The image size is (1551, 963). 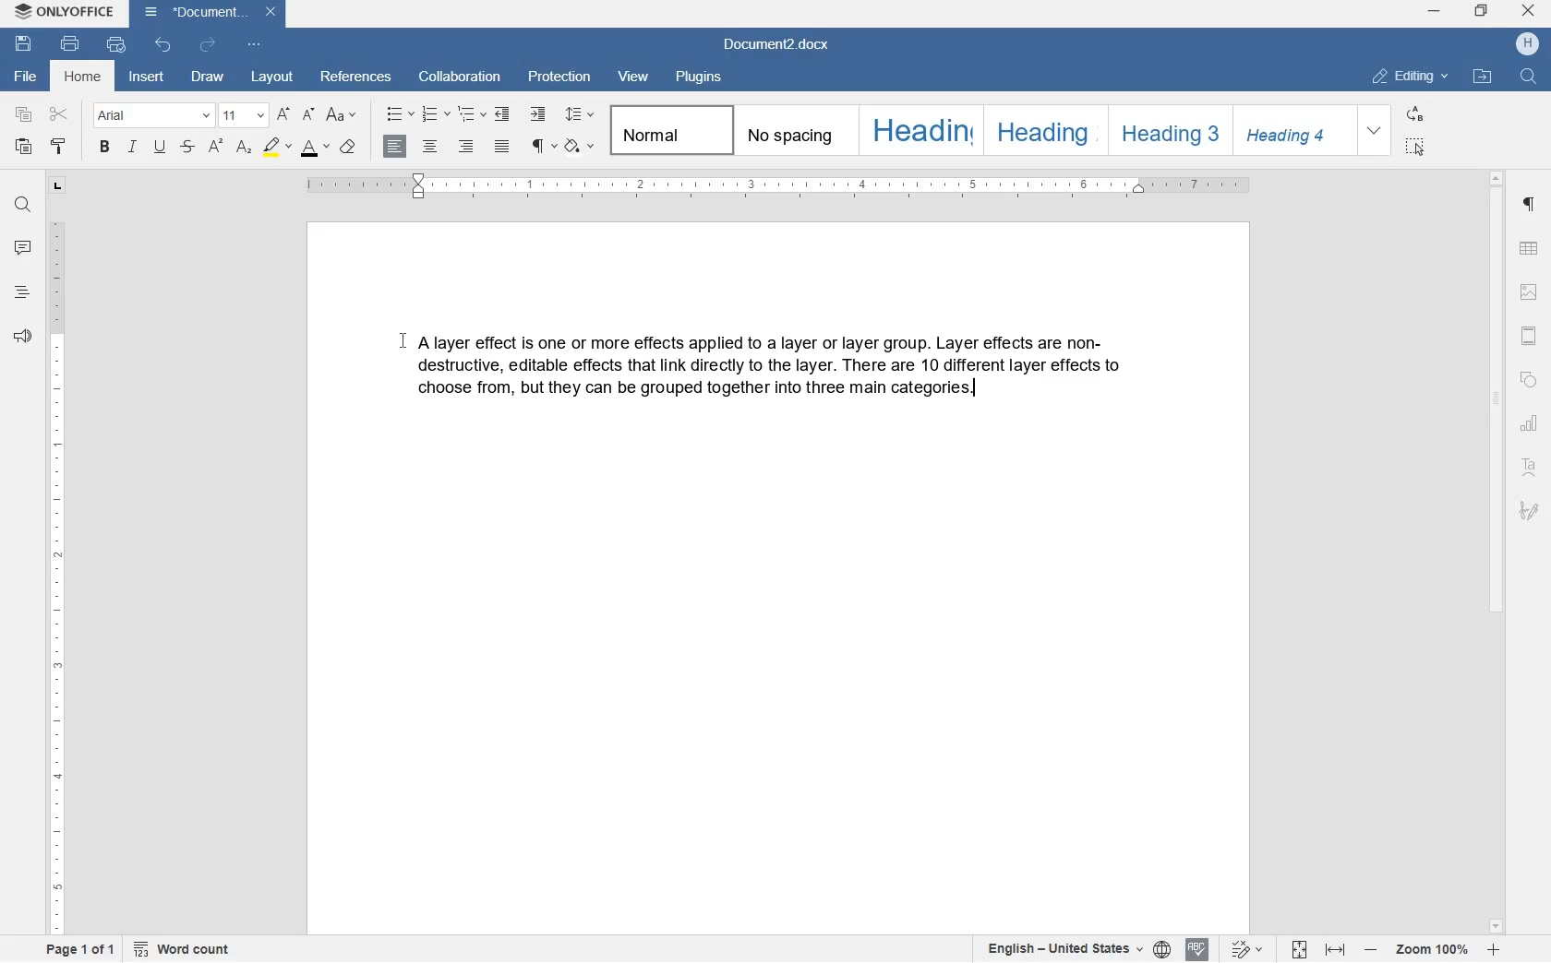 I want to click on highlight color, so click(x=276, y=149).